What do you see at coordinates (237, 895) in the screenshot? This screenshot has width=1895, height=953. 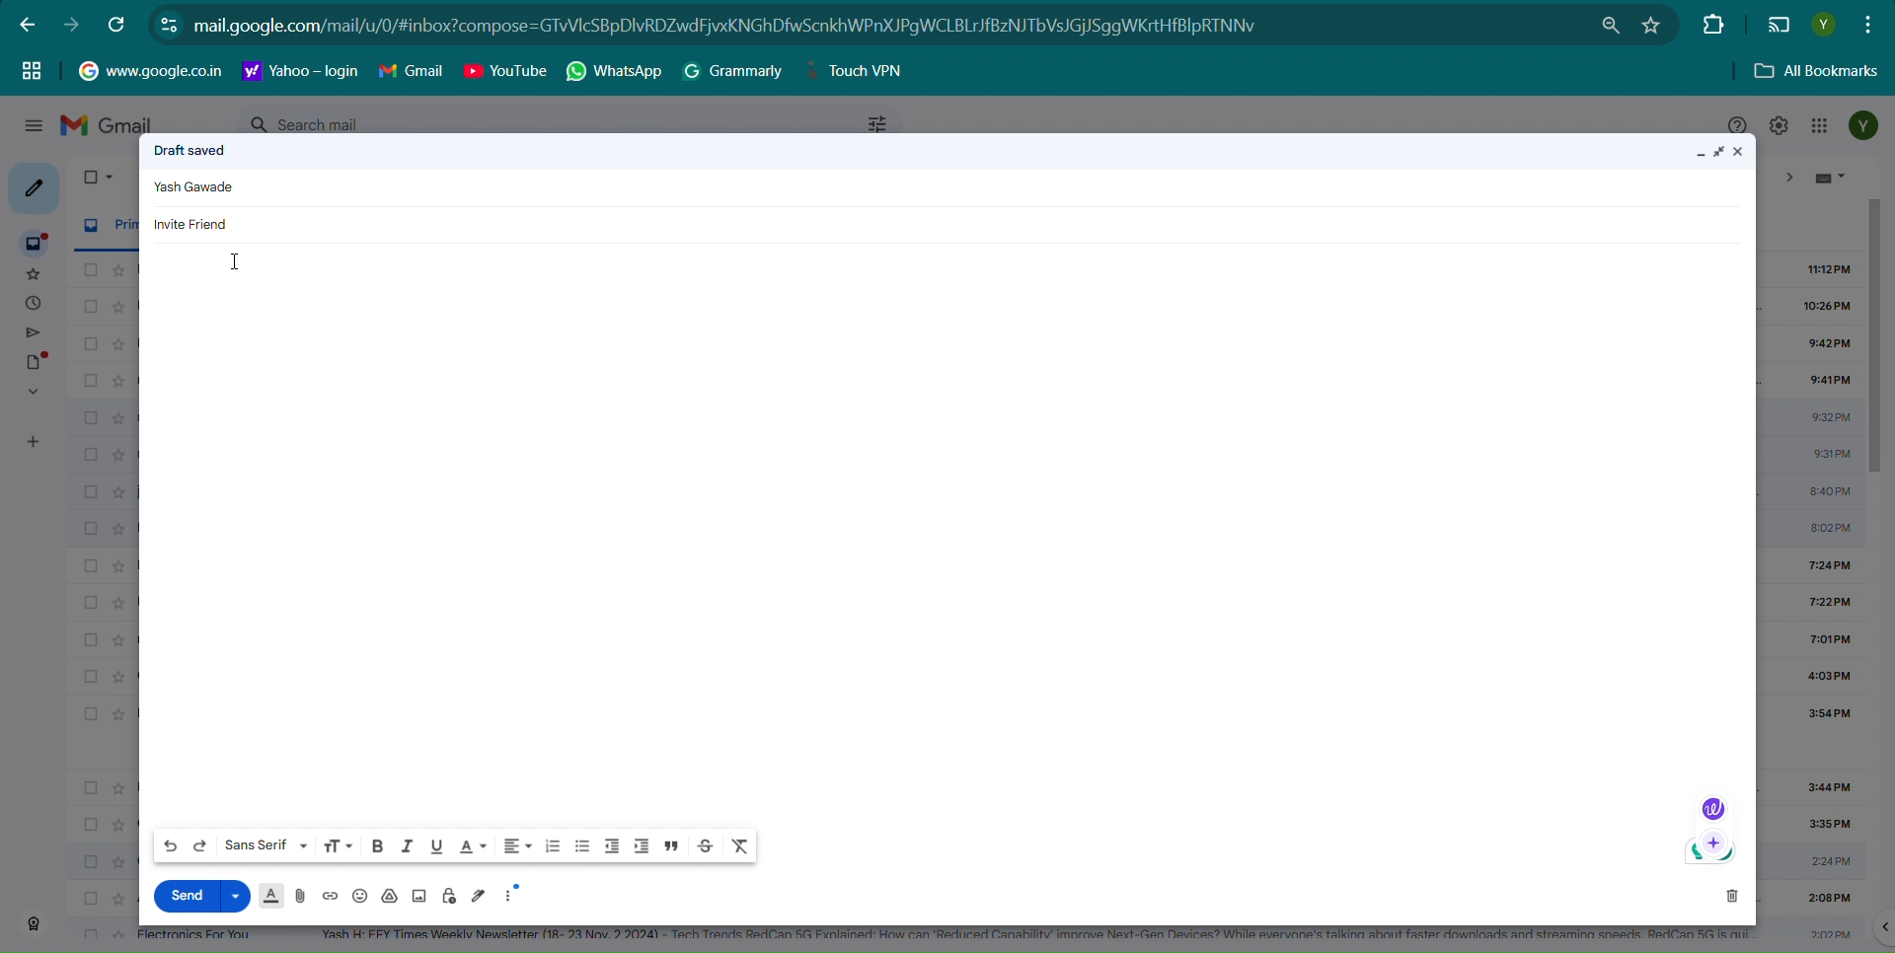 I see `More send option` at bounding box center [237, 895].